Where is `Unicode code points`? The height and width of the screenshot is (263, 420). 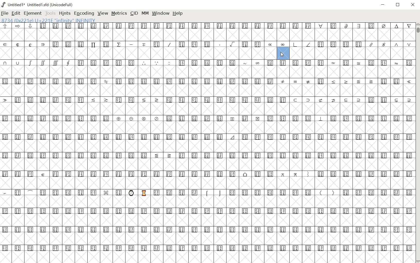 Unicode code points is located at coordinates (347, 63).